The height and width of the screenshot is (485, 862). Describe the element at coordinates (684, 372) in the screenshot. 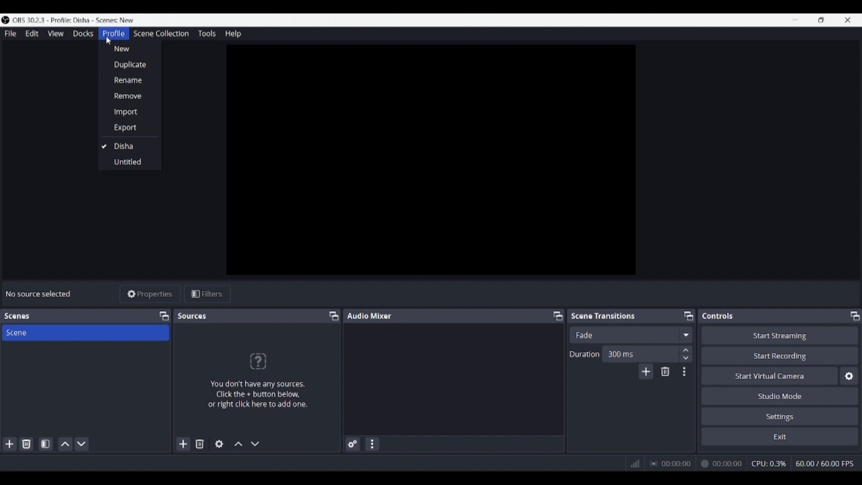

I see `Transition properties` at that location.